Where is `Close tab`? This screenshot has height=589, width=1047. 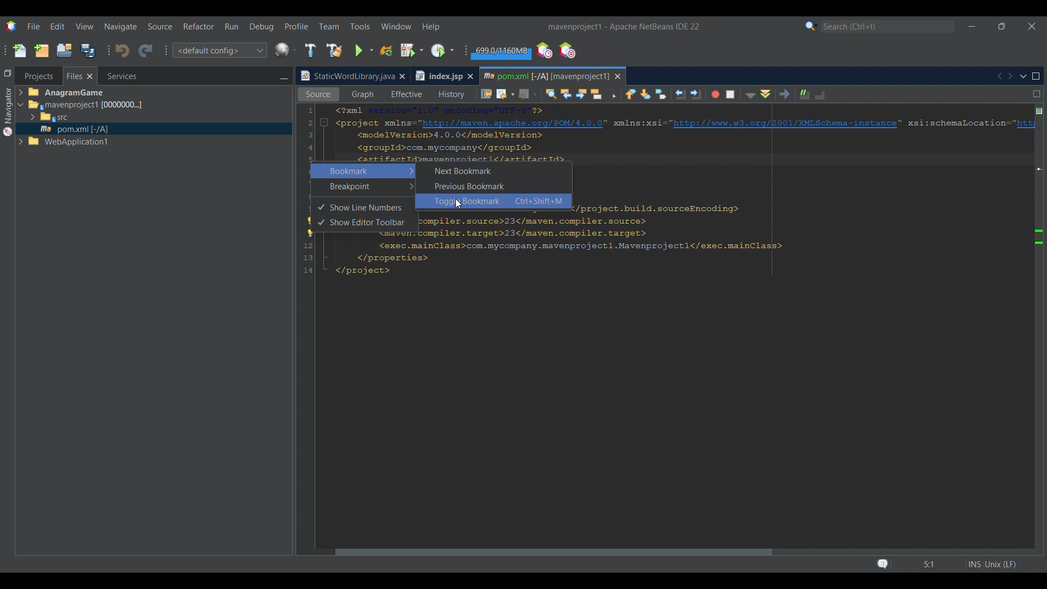
Close tab is located at coordinates (402, 76).